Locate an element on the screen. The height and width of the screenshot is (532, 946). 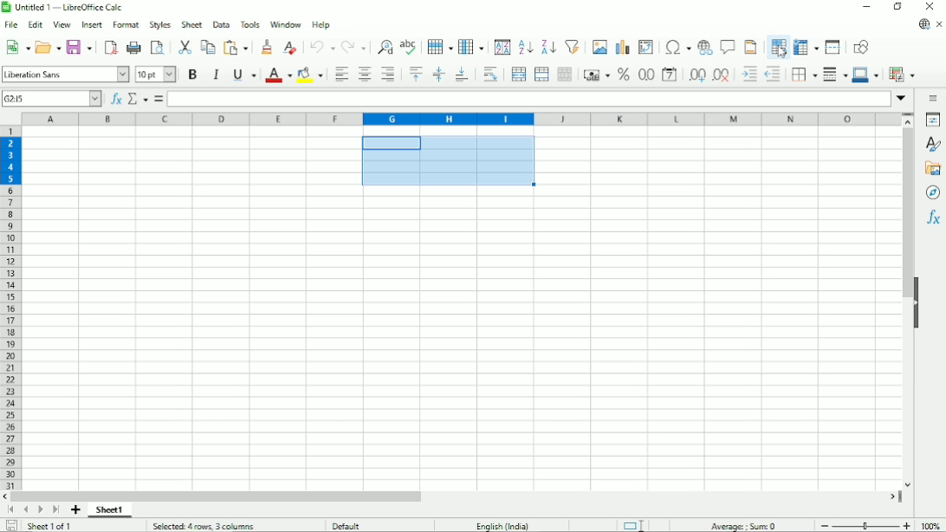
Functions is located at coordinates (932, 220).